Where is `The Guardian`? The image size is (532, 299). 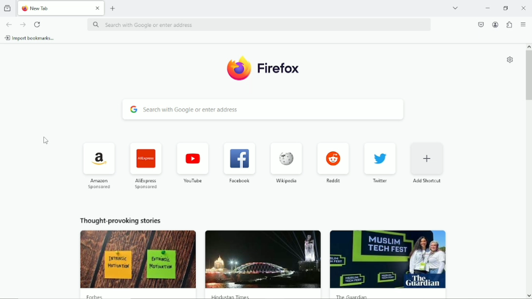 The Guardian is located at coordinates (351, 296).